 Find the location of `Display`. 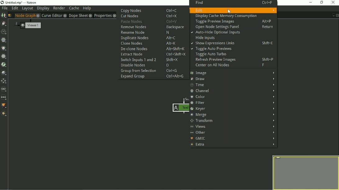

Display is located at coordinates (43, 9).